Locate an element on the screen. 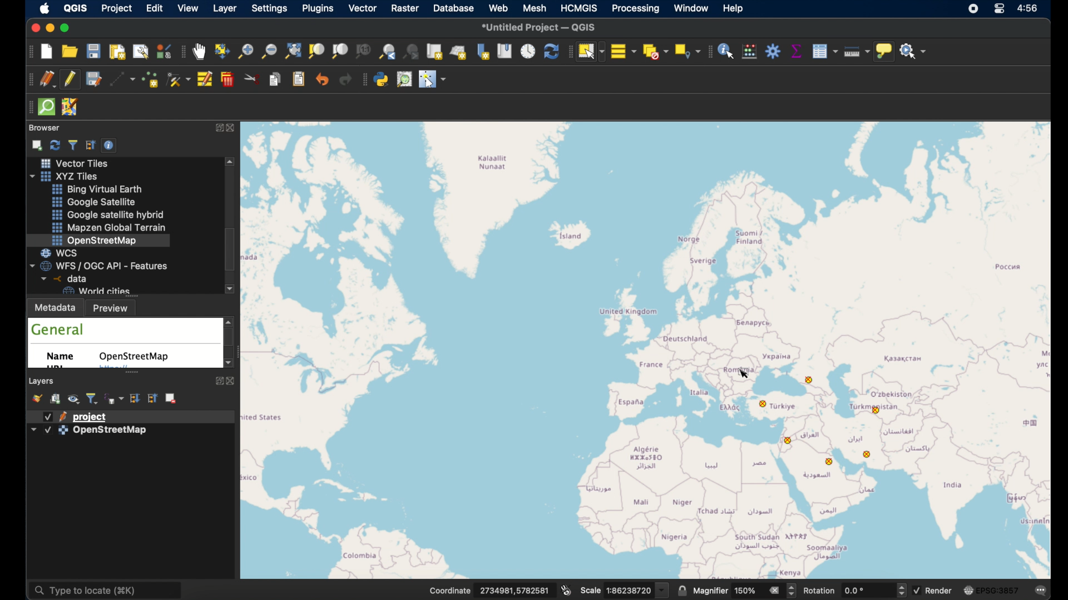 Image resolution: width=1068 pixels, height=600 pixels. select by location is located at coordinates (686, 51).